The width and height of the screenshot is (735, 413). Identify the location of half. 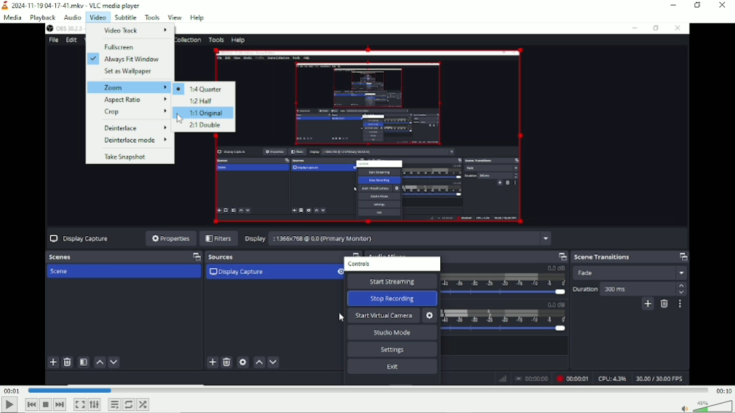
(201, 100).